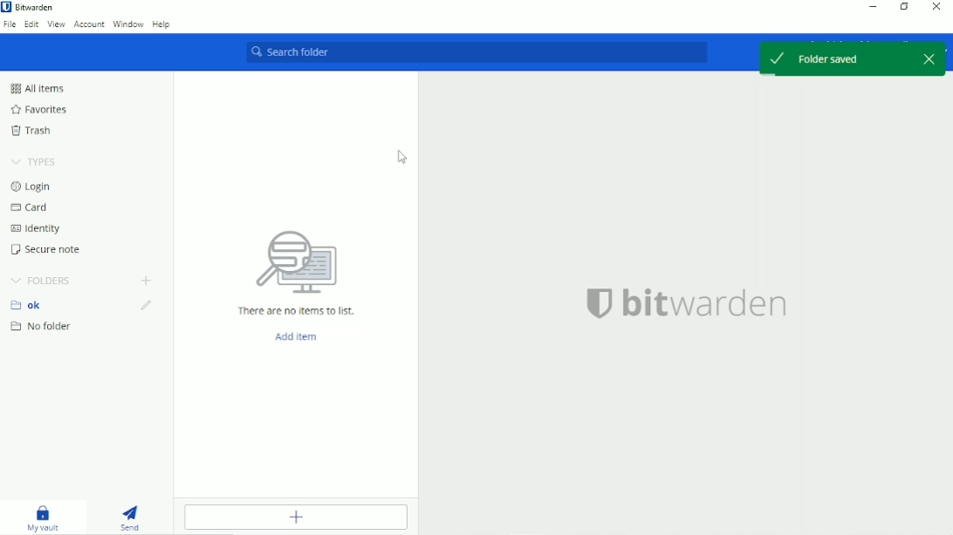  Describe the element at coordinates (36, 228) in the screenshot. I see `Identity` at that location.